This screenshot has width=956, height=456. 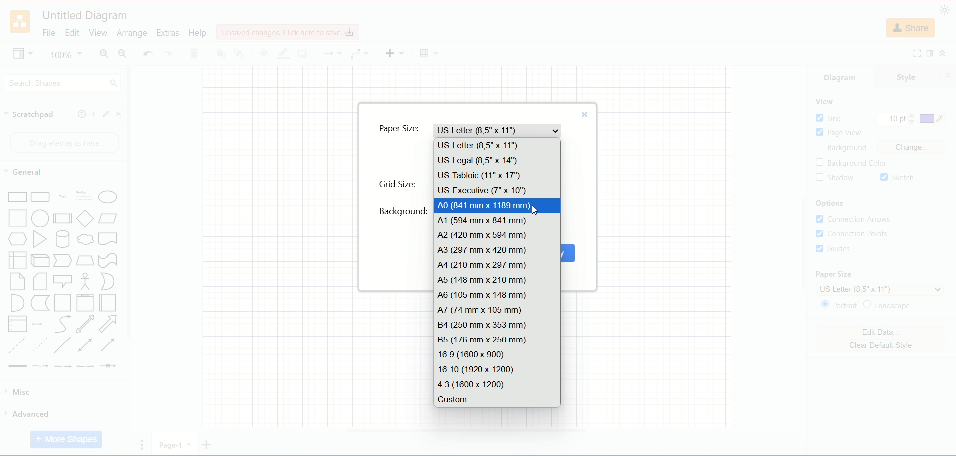 I want to click on Dashed Line, so click(x=15, y=345).